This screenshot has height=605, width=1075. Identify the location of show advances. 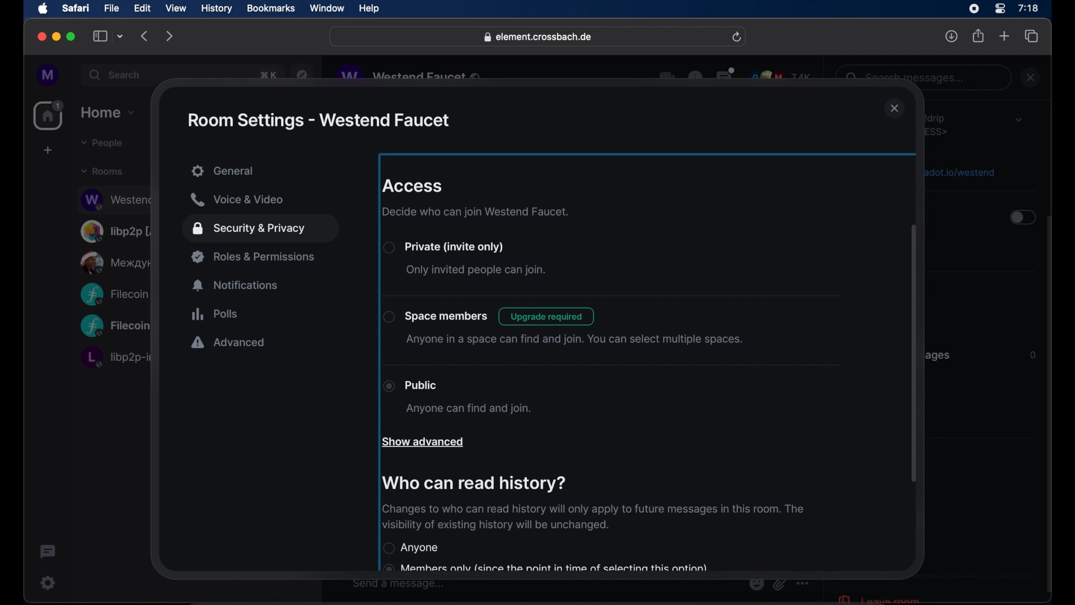
(426, 443).